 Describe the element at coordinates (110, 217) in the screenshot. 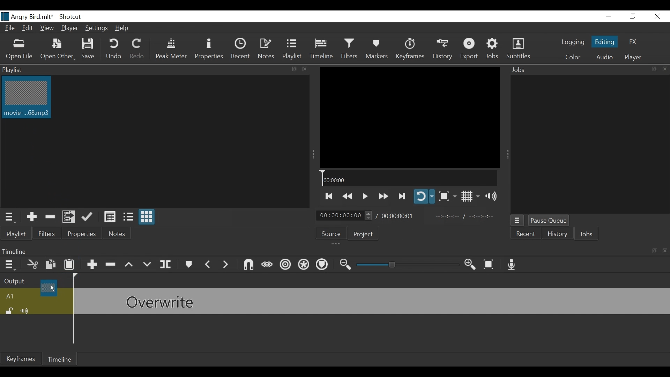

I see `View as Details` at that location.